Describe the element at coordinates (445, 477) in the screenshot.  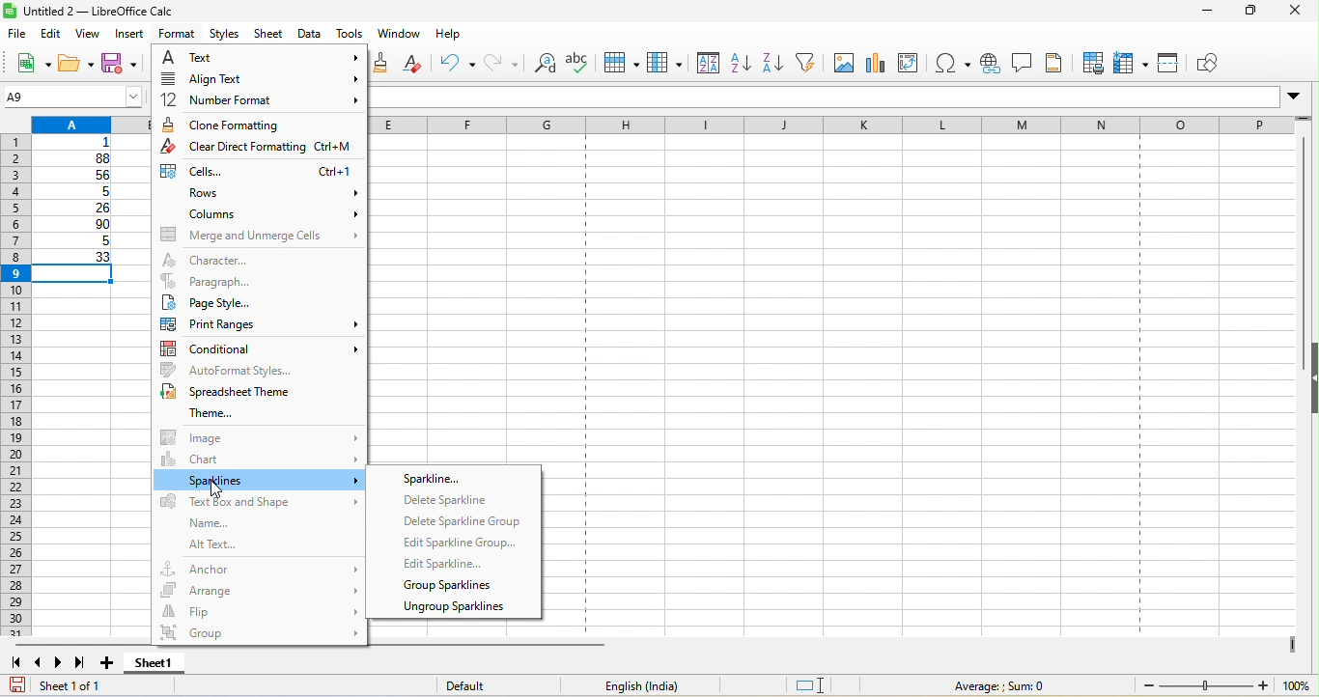
I see `sparkline` at that location.